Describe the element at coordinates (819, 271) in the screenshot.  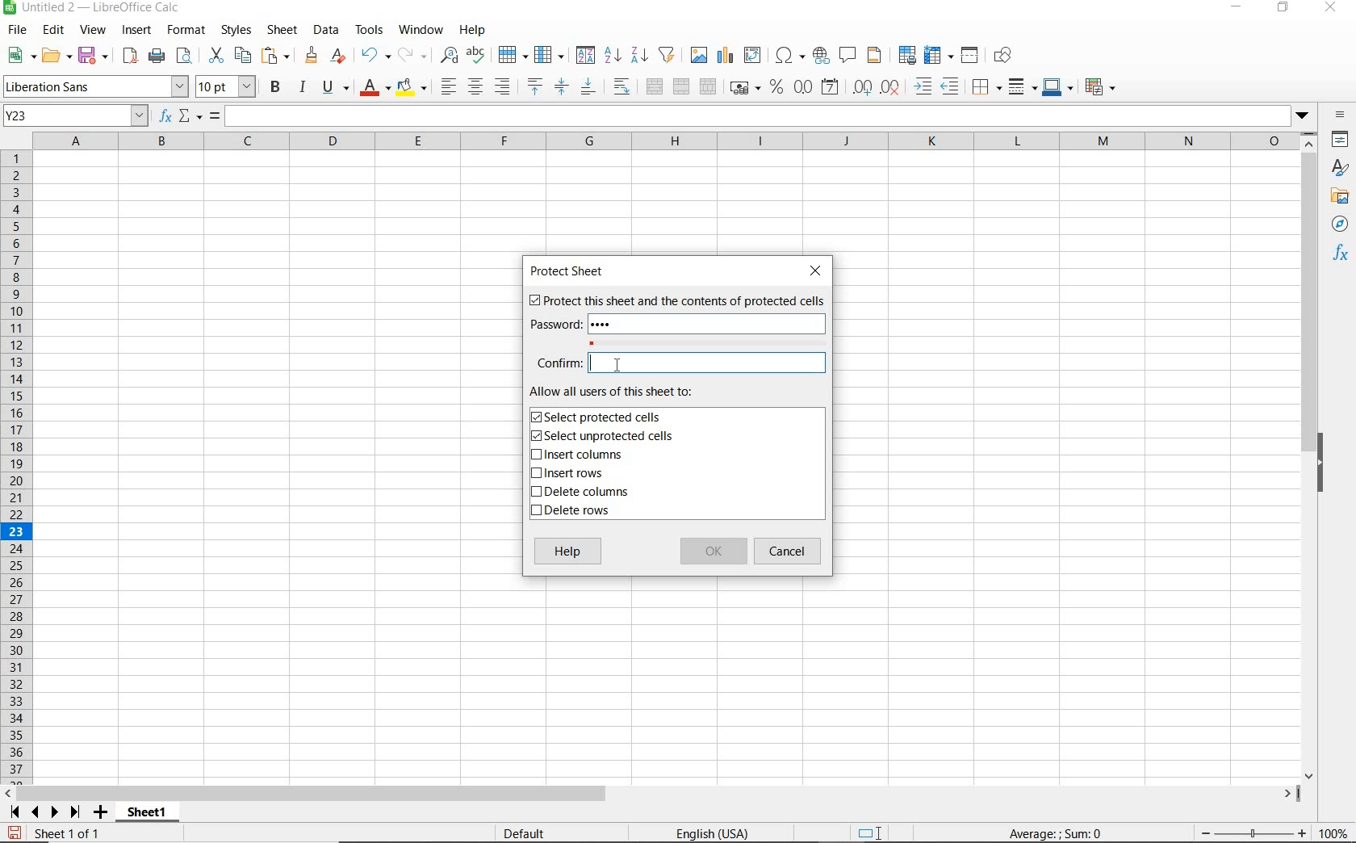
I see `CLOSE` at that location.